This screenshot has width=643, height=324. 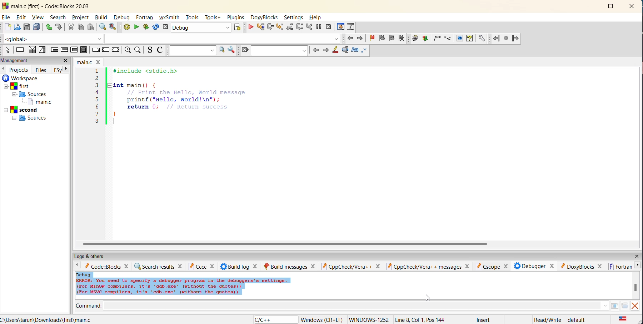 I want to click on close, so click(x=632, y=7).